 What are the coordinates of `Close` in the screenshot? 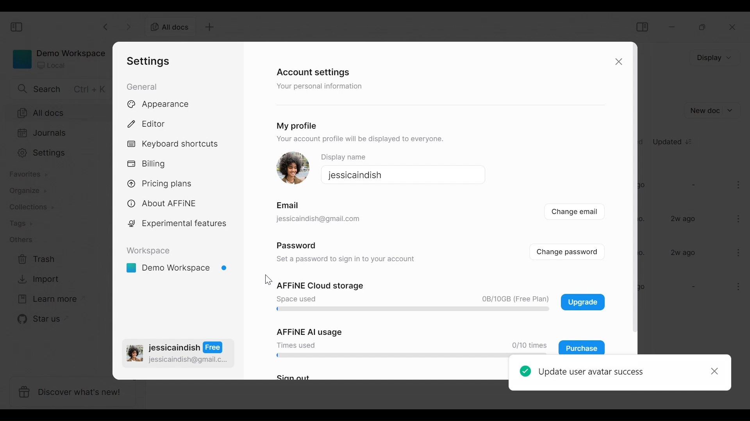 It's located at (733, 28).